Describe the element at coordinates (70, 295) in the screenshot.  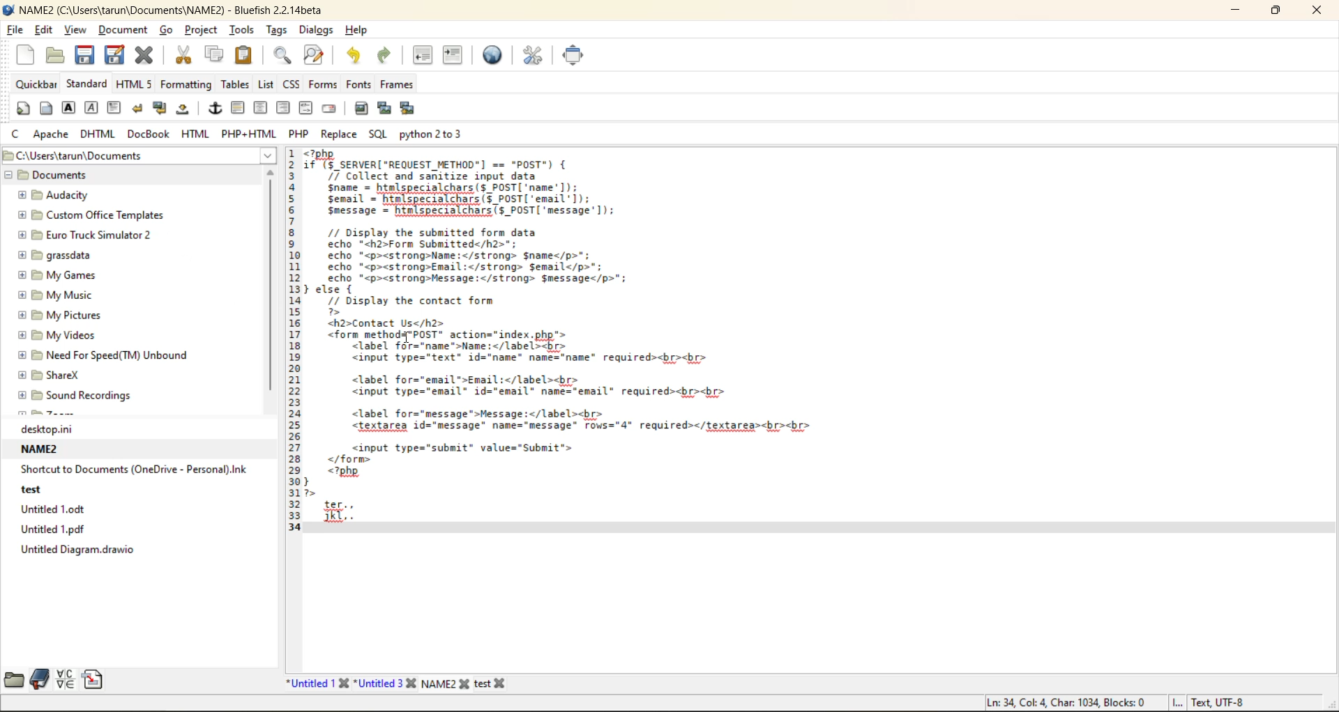
I see `my music` at that location.